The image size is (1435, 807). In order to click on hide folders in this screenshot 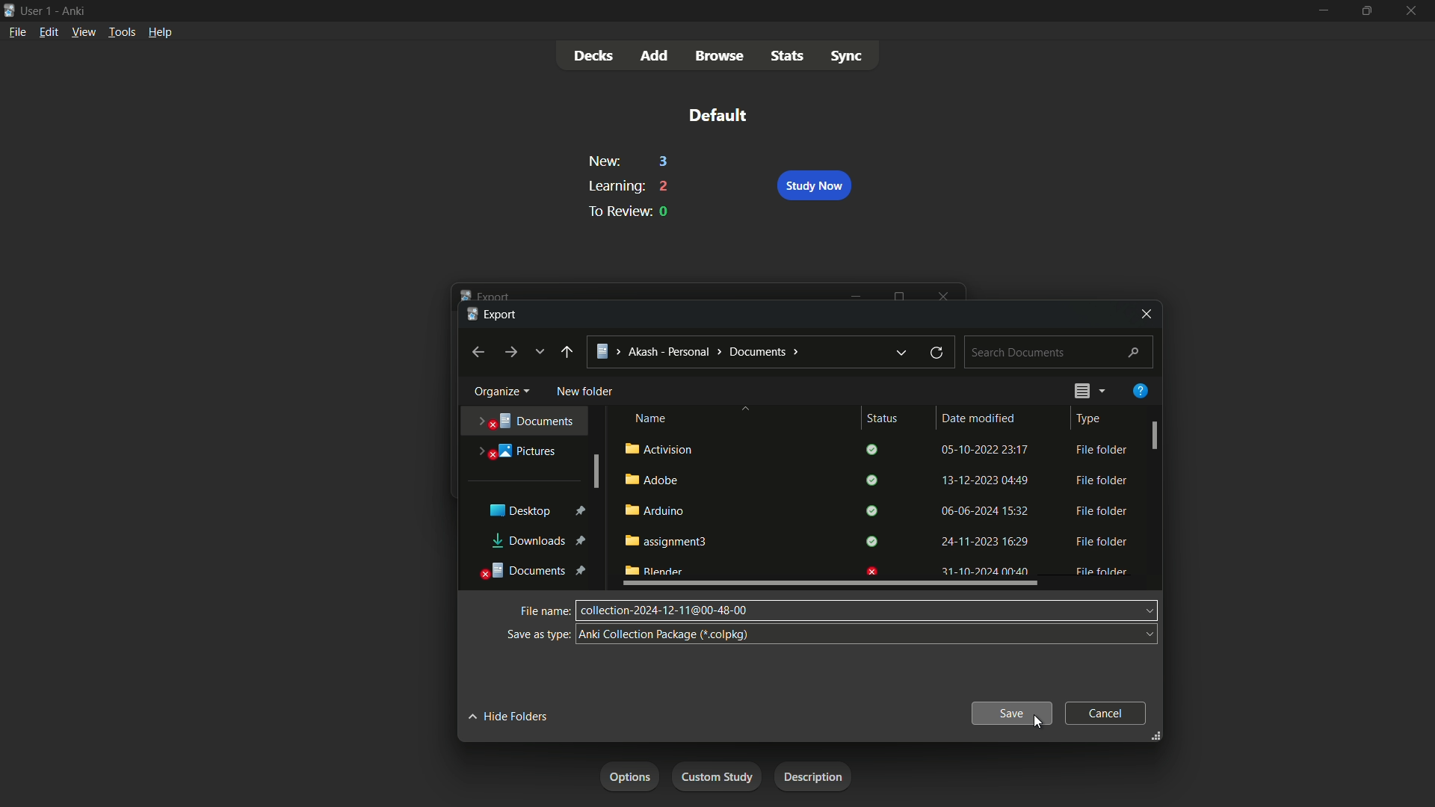, I will do `click(507, 715)`.